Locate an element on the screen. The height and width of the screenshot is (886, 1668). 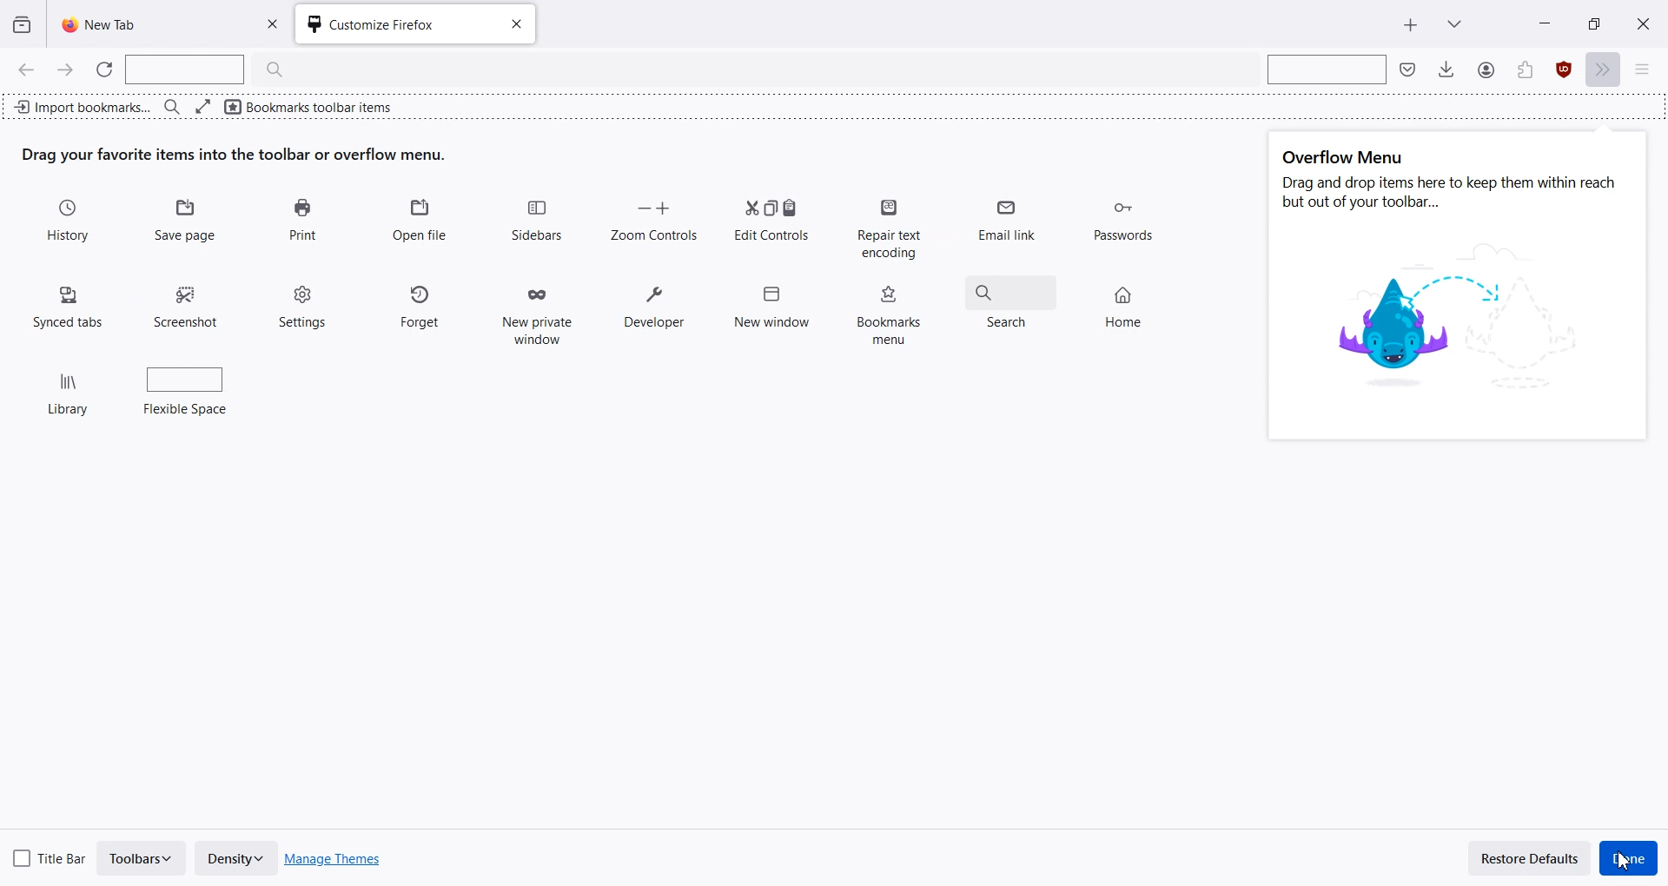
Downloads is located at coordinates (1446, 69).